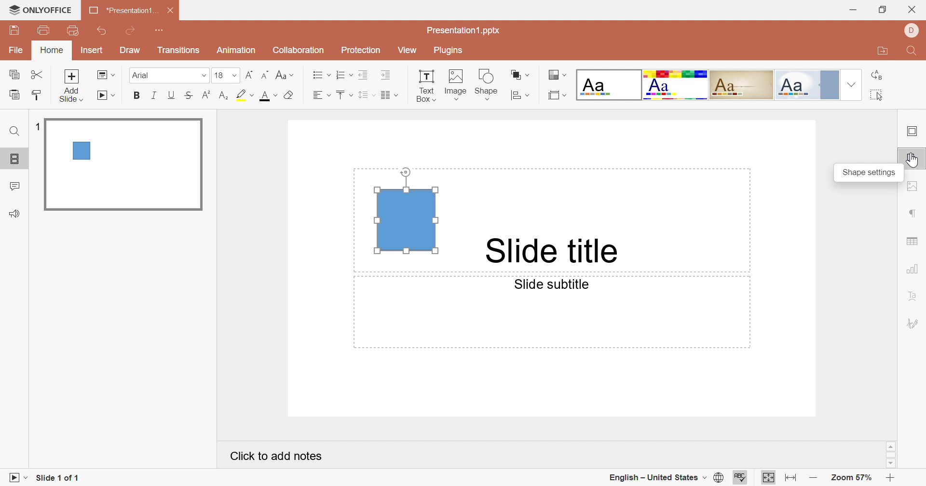 The width and height of the screenshot is (926, 486). I want to click on Redo, so click(136, 33).